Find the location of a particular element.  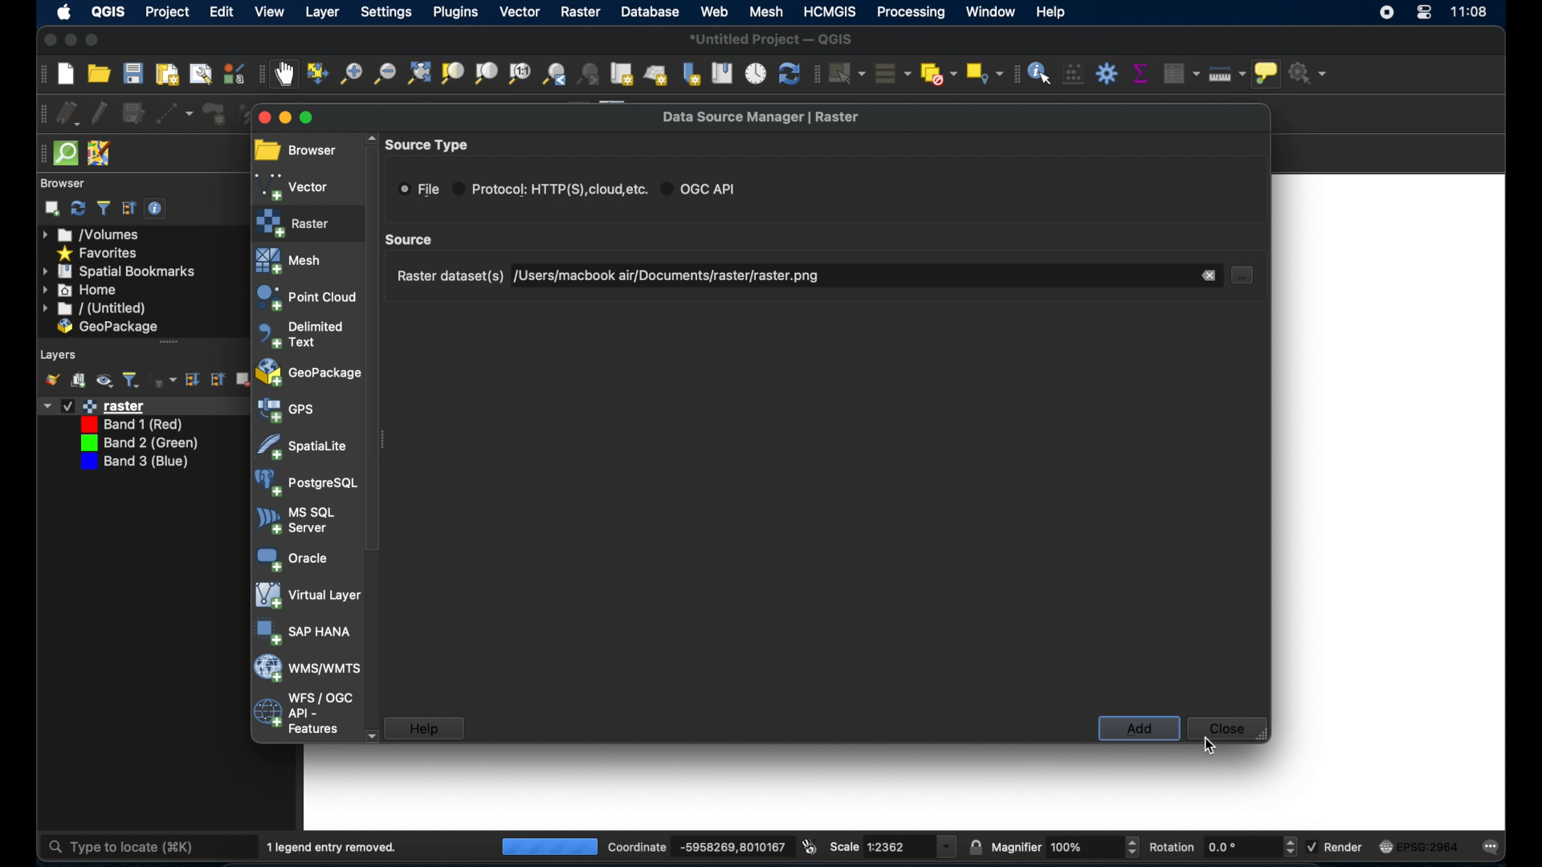

favorites is located at coordinates (100, 252).